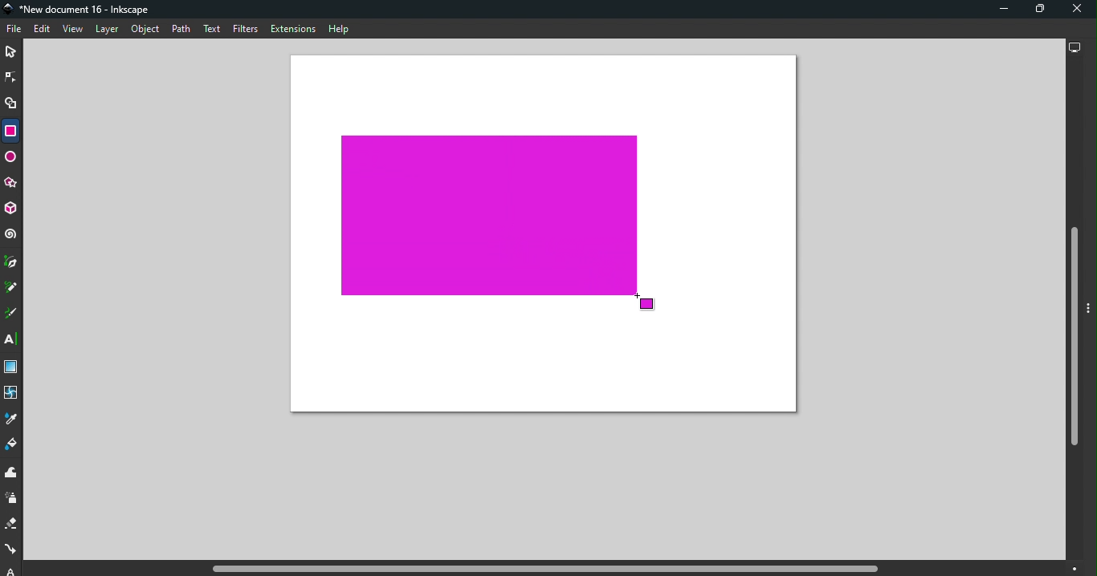  What do you see at coordinates (12, 210) in the screenshot?
I see `3D box tool` at bounding box center [12, 210].